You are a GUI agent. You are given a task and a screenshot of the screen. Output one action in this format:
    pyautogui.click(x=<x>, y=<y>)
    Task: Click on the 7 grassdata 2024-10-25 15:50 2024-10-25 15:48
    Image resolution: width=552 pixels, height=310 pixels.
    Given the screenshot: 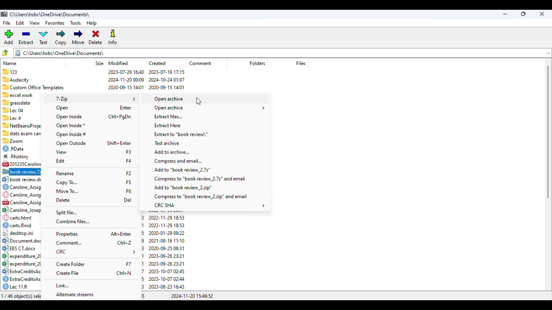 What is the action you would take?
    pyautogui.click(x=22, y=102)
    